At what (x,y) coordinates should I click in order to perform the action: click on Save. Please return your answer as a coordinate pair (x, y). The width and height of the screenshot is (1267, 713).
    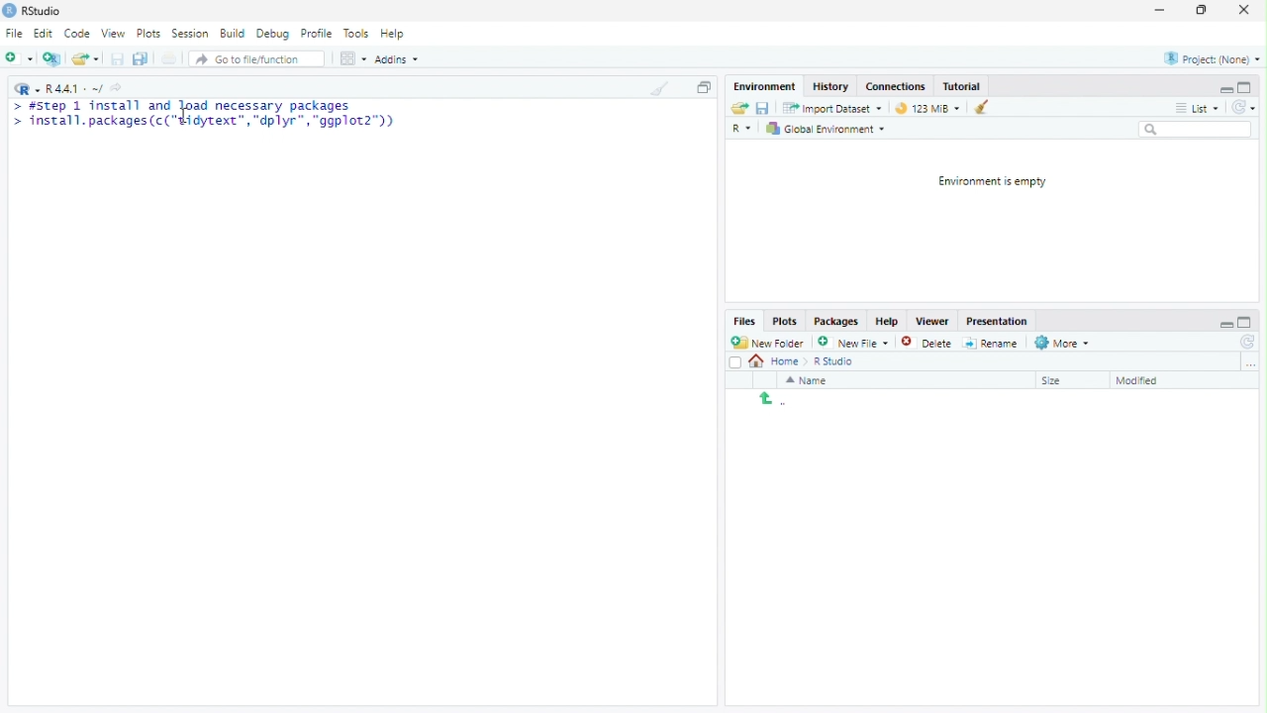
    Looking at the image, I should click on (762, 108).